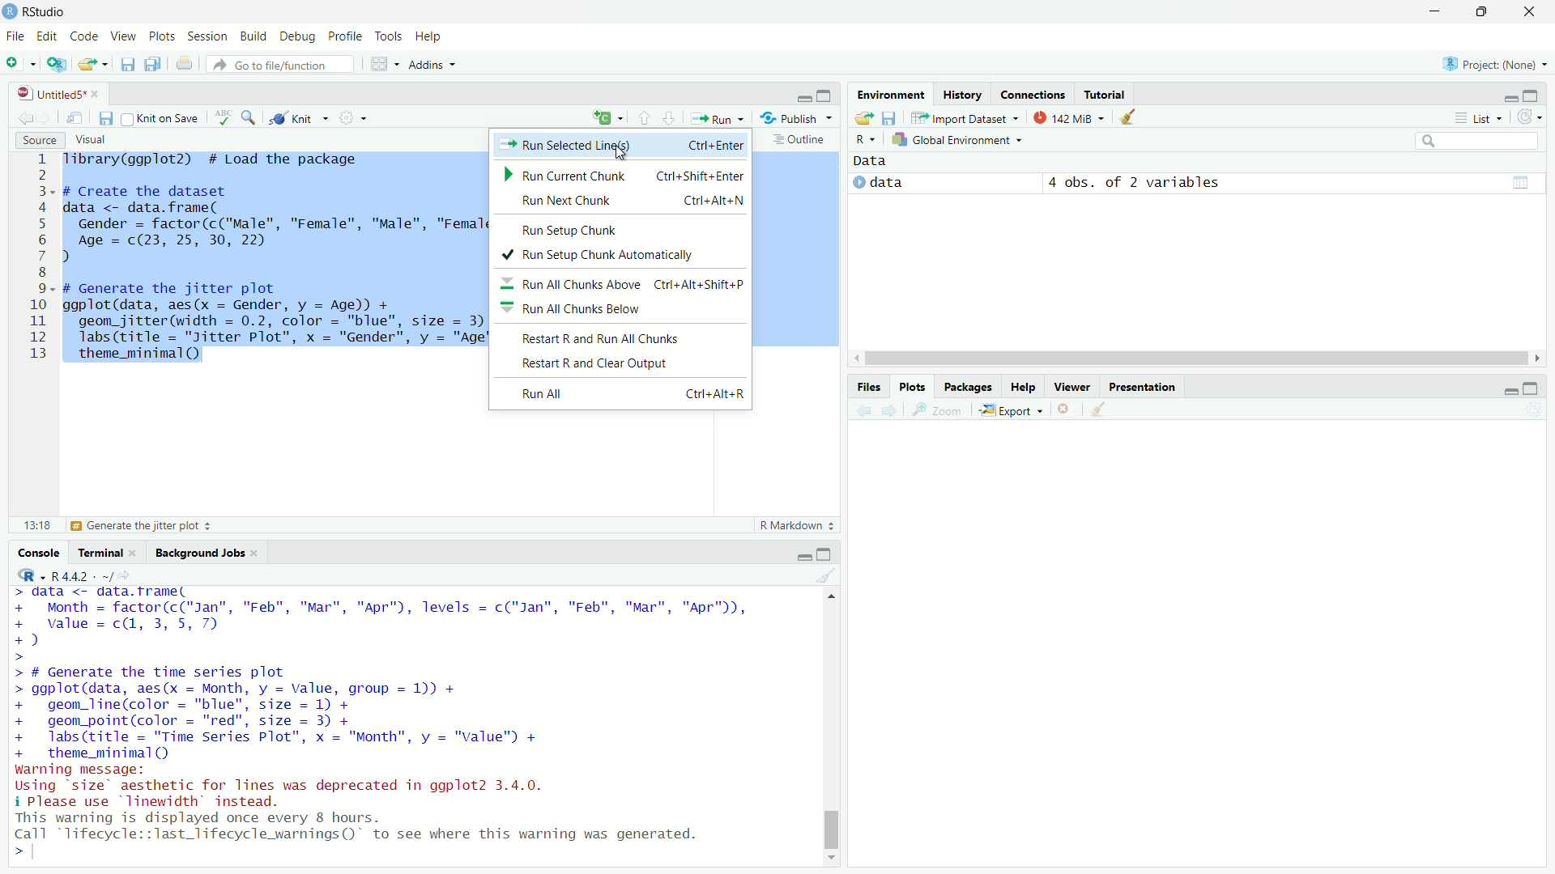 This screenshot has height=874, width=1555. I want to click on outline, so click(799, 140).